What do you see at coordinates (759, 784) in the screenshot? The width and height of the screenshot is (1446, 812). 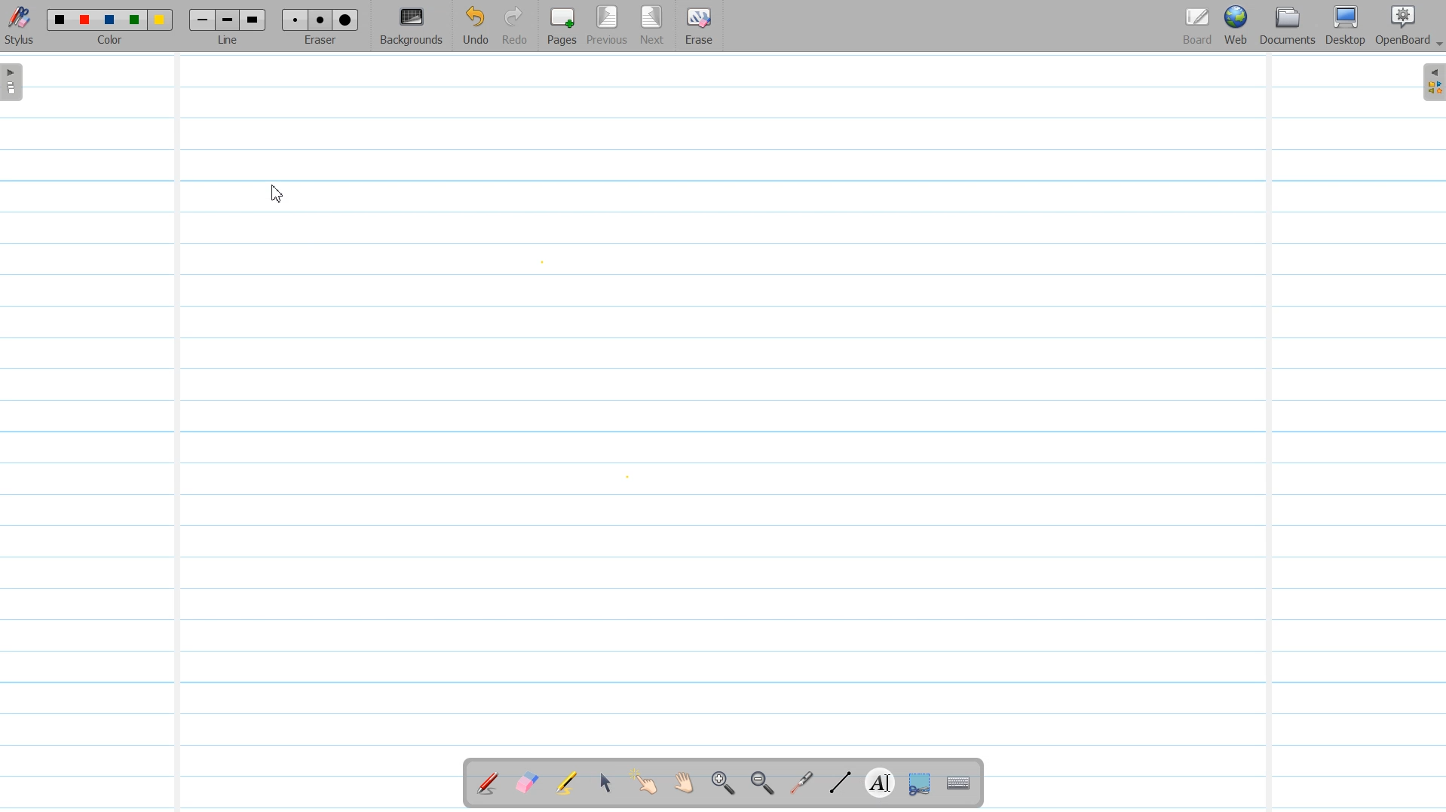 I see `Zoom Out` at bounding box center [759, 784].